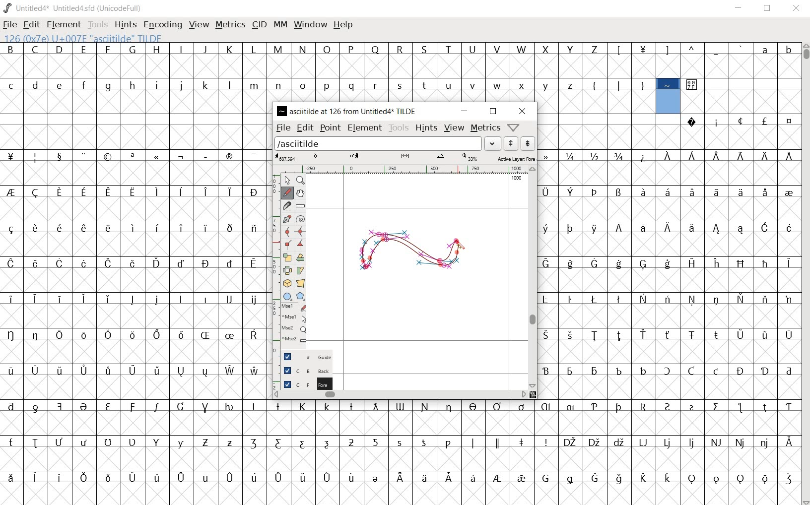  I want to click on point, so click(331, 128).